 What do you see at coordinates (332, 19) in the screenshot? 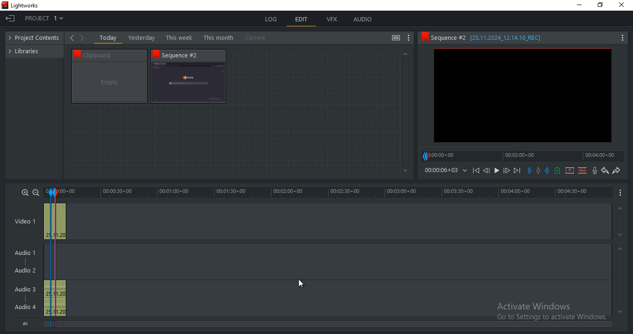
I see `vfx` at bounding box center [332, 19].